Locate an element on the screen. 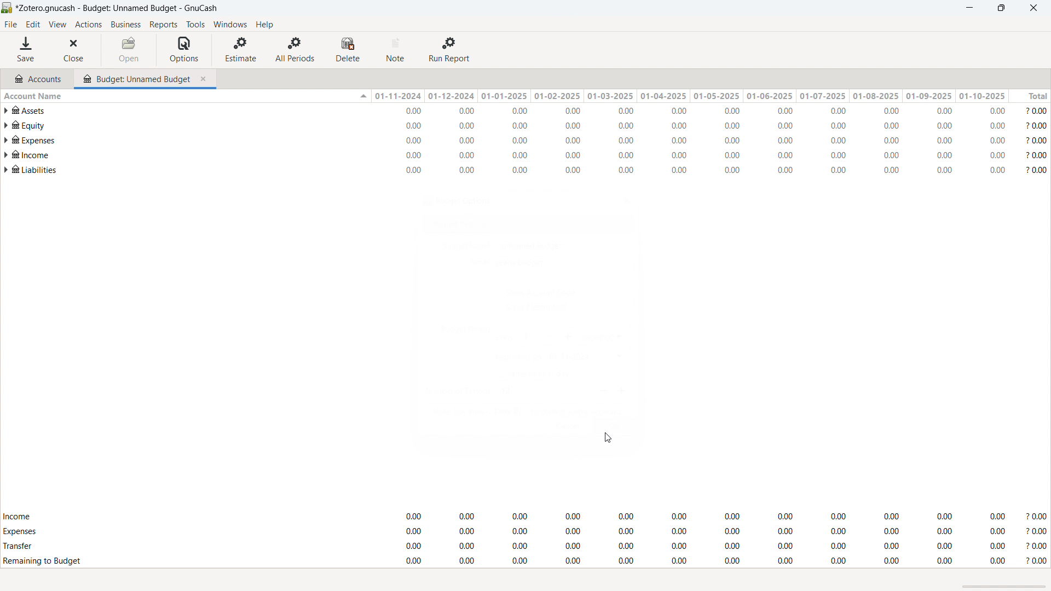 This screenshot has height=591, width=1051. accounts is located at coordinates (38, 77).